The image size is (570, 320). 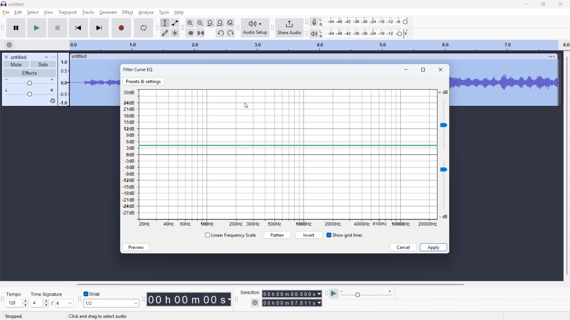 What do you see at coordinates (190, 23) in the screenshot?
I see `Zoom in ` at bounding box center [190, 23].